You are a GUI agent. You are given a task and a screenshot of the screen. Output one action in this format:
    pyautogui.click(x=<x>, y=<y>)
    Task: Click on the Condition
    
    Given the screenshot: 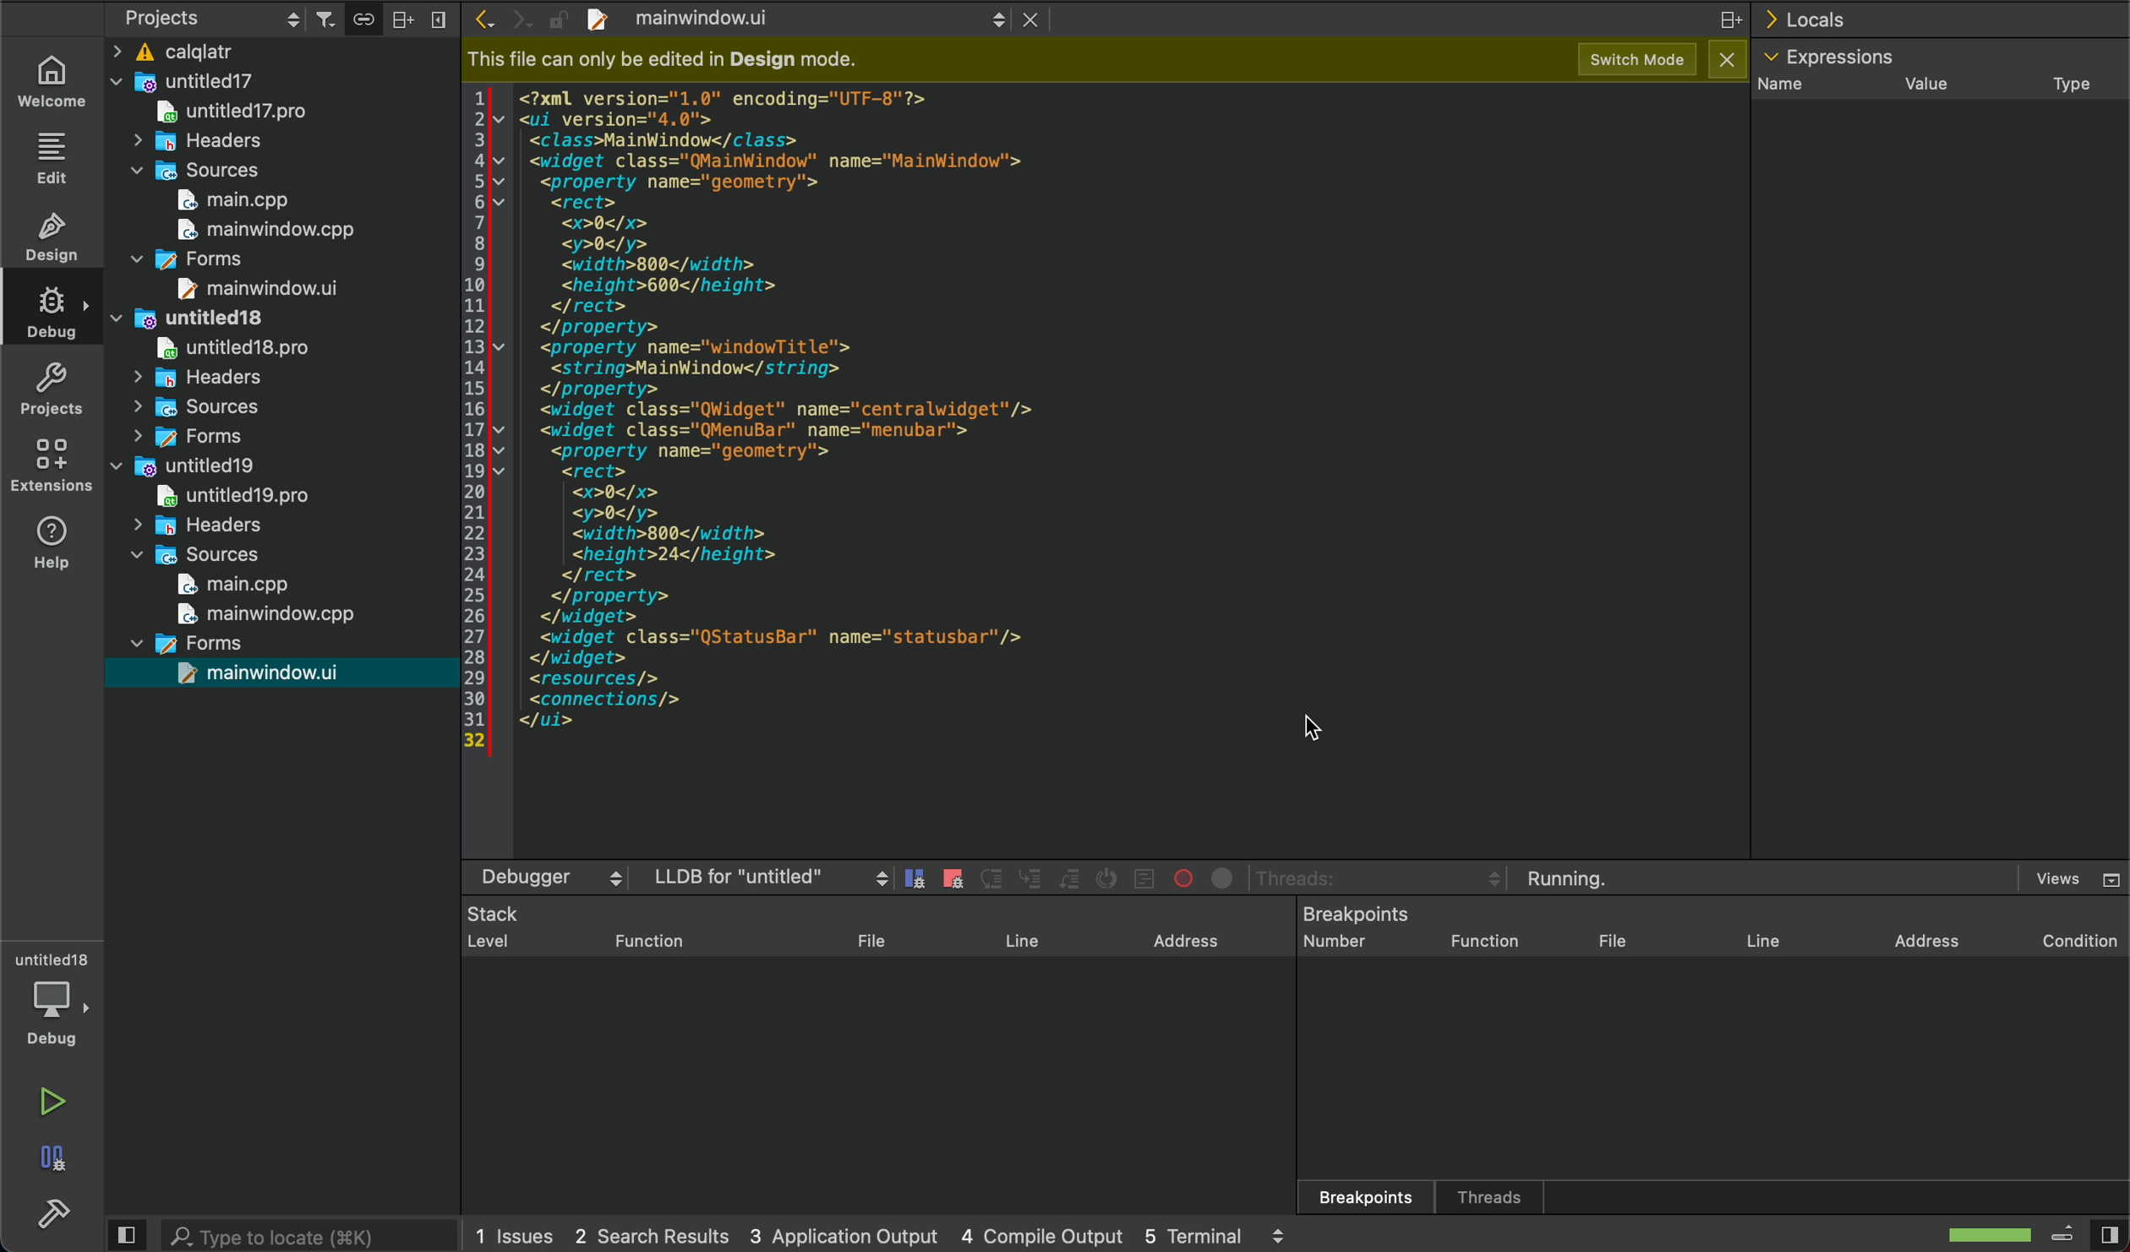 What is the action you would take?
    pyautogui.click(x=2051, y=934)
    